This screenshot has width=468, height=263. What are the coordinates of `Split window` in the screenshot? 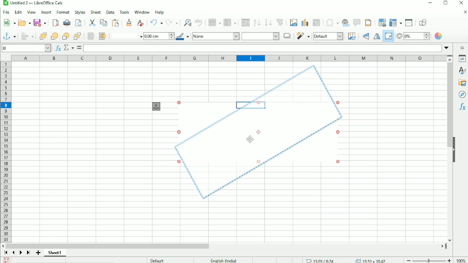 It's located at (409, 23).